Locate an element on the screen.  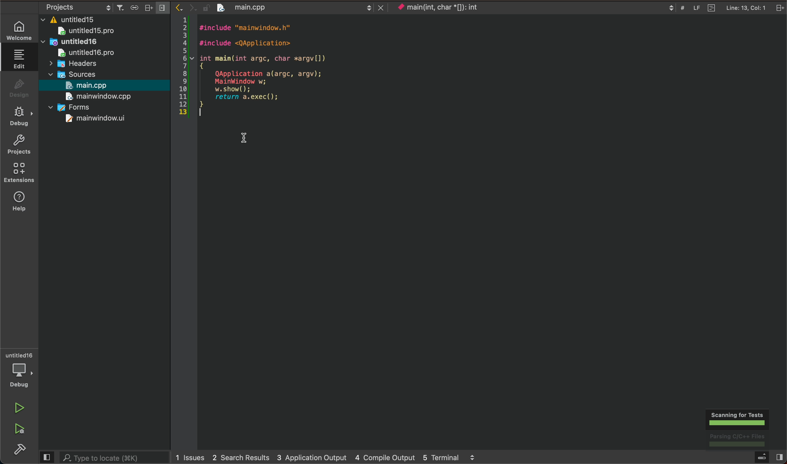
forms is located at coordinates (75, 106).